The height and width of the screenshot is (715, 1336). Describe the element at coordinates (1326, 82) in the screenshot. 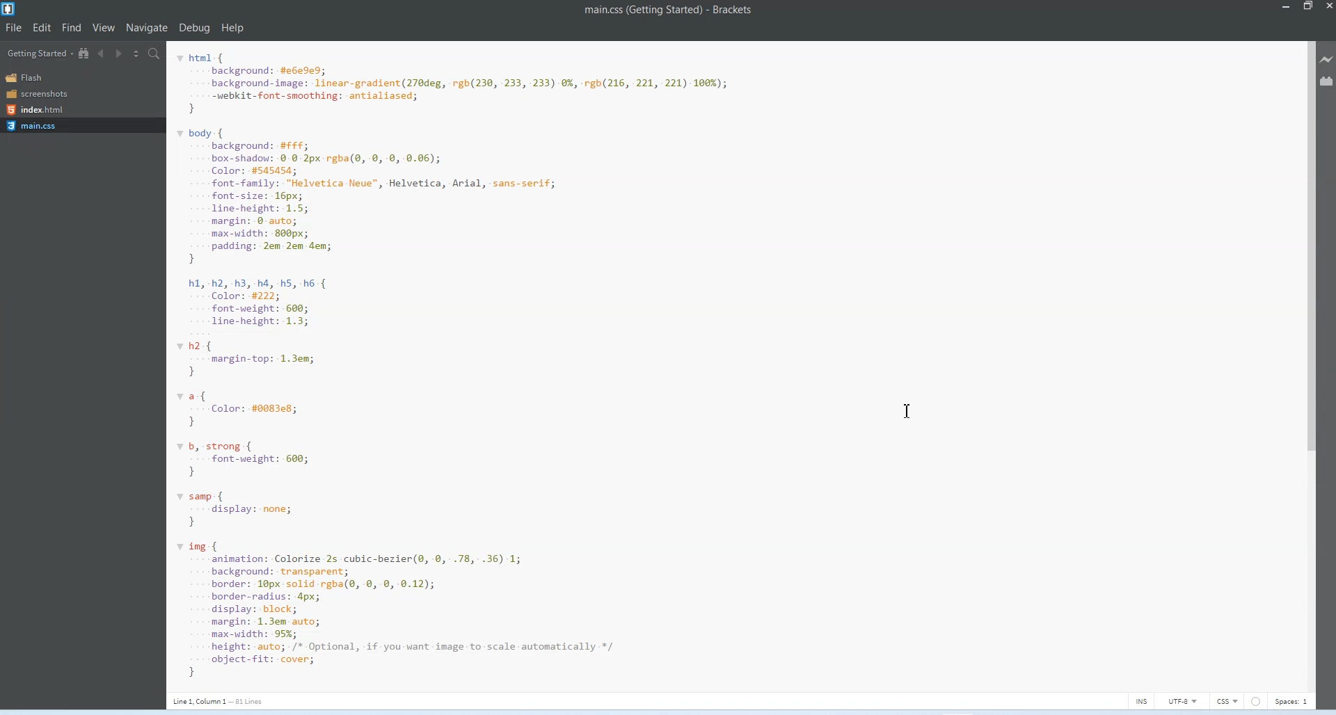

I see `Extension Manager` at that location.